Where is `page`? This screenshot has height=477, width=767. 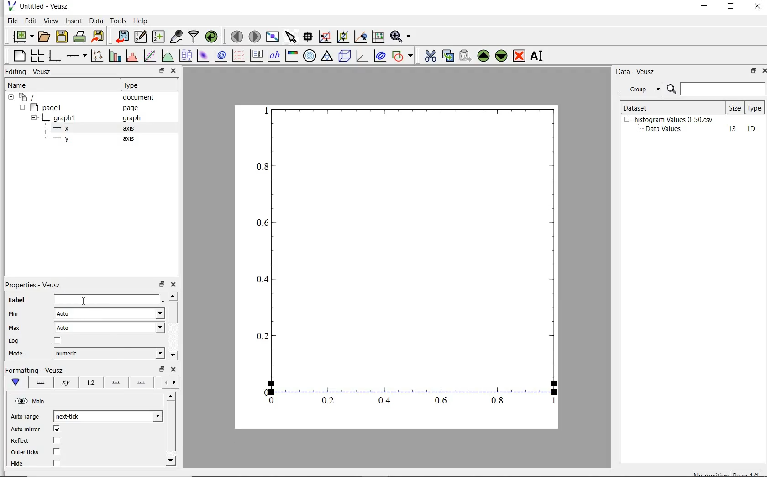 page is located at coordinates (135, 108).